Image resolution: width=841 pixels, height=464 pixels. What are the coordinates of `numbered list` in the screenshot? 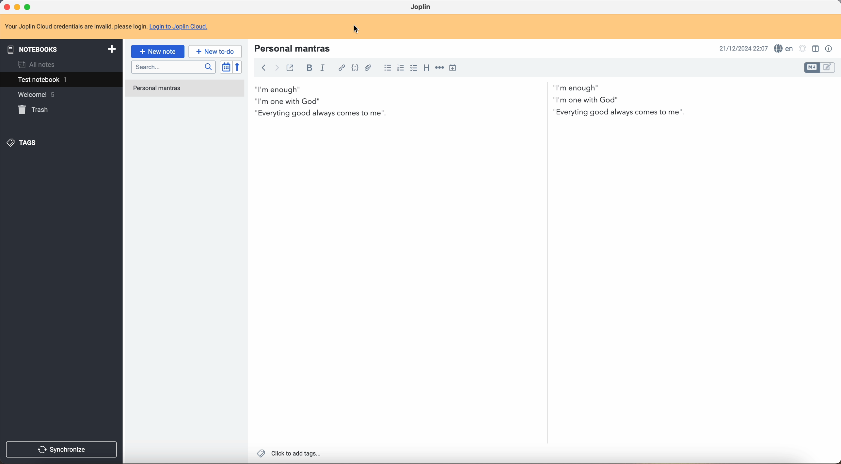 It's located at (402, 68).